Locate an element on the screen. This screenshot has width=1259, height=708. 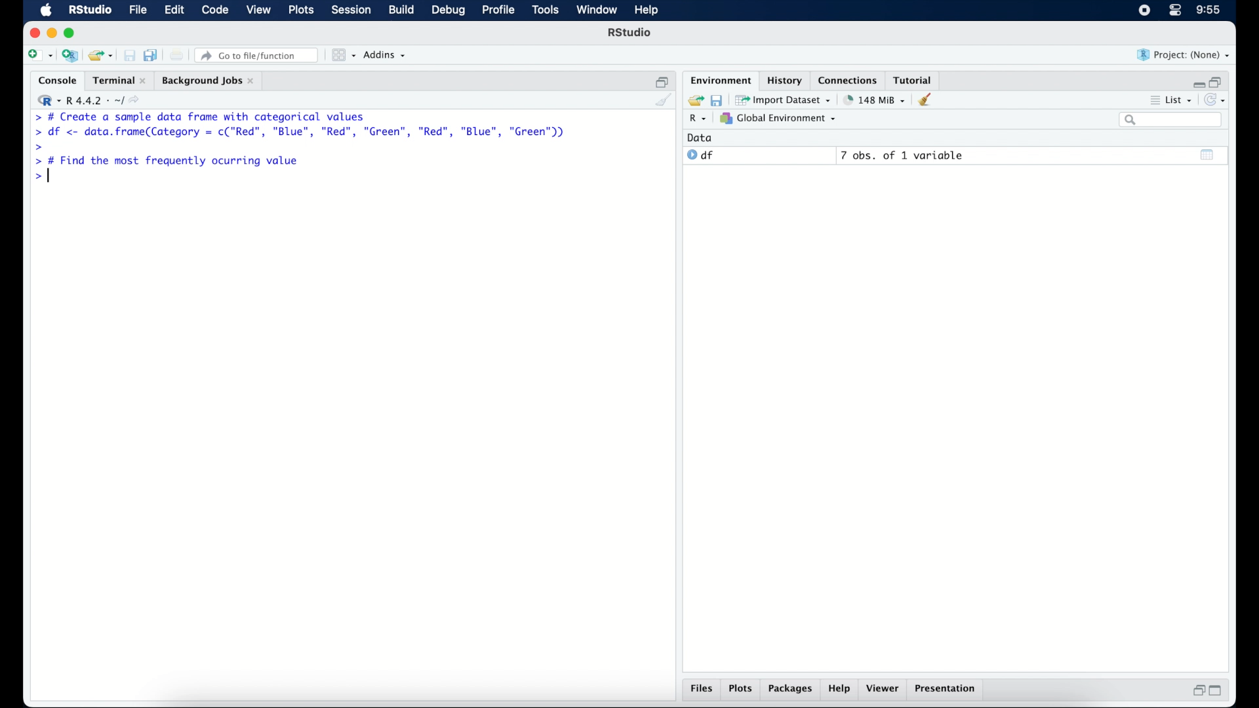
new file is located at coordinates (39, 54).